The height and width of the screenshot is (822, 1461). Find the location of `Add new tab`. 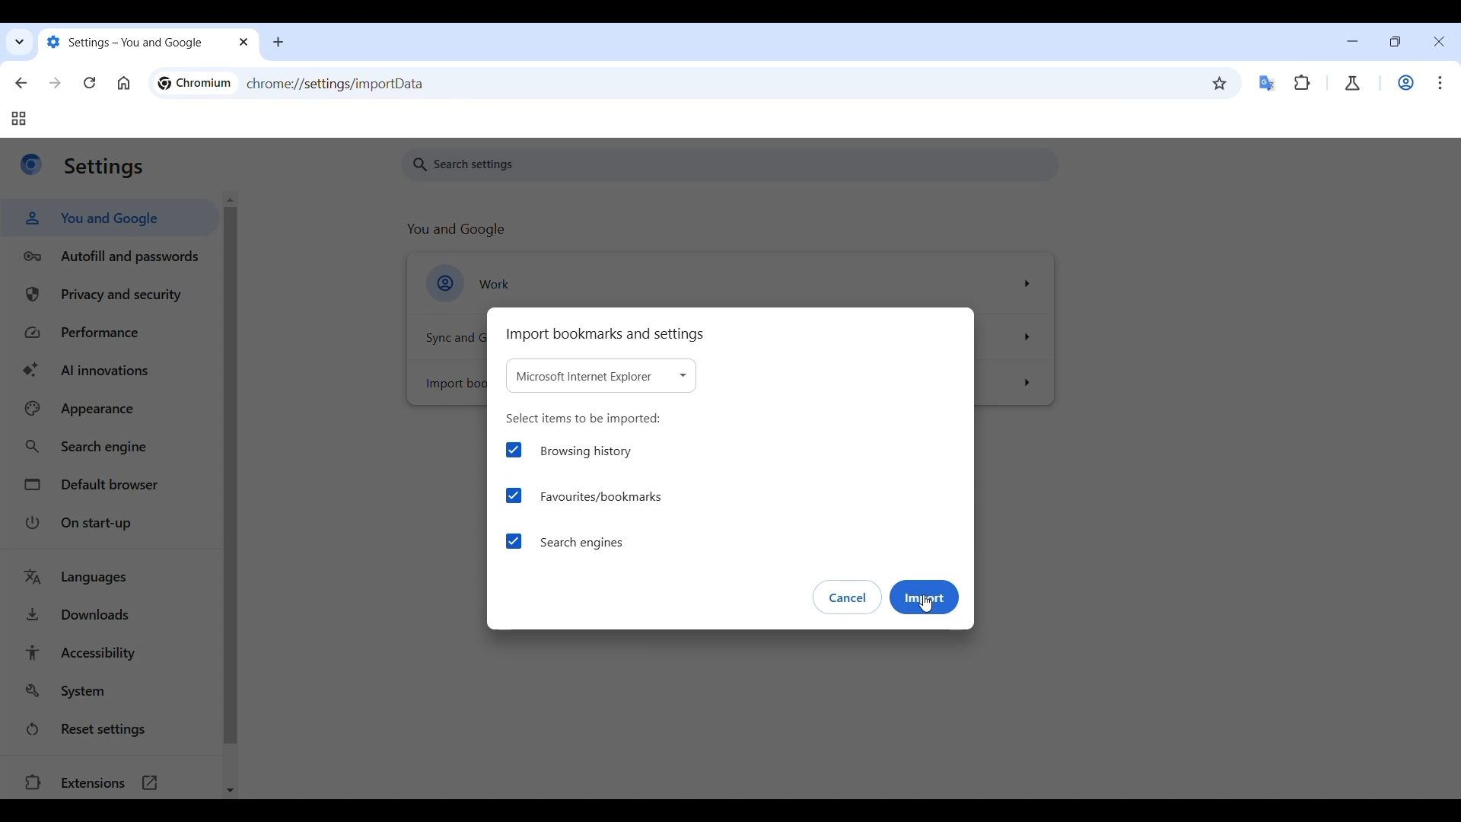

Add new tab is located at coordinates (279, 42).